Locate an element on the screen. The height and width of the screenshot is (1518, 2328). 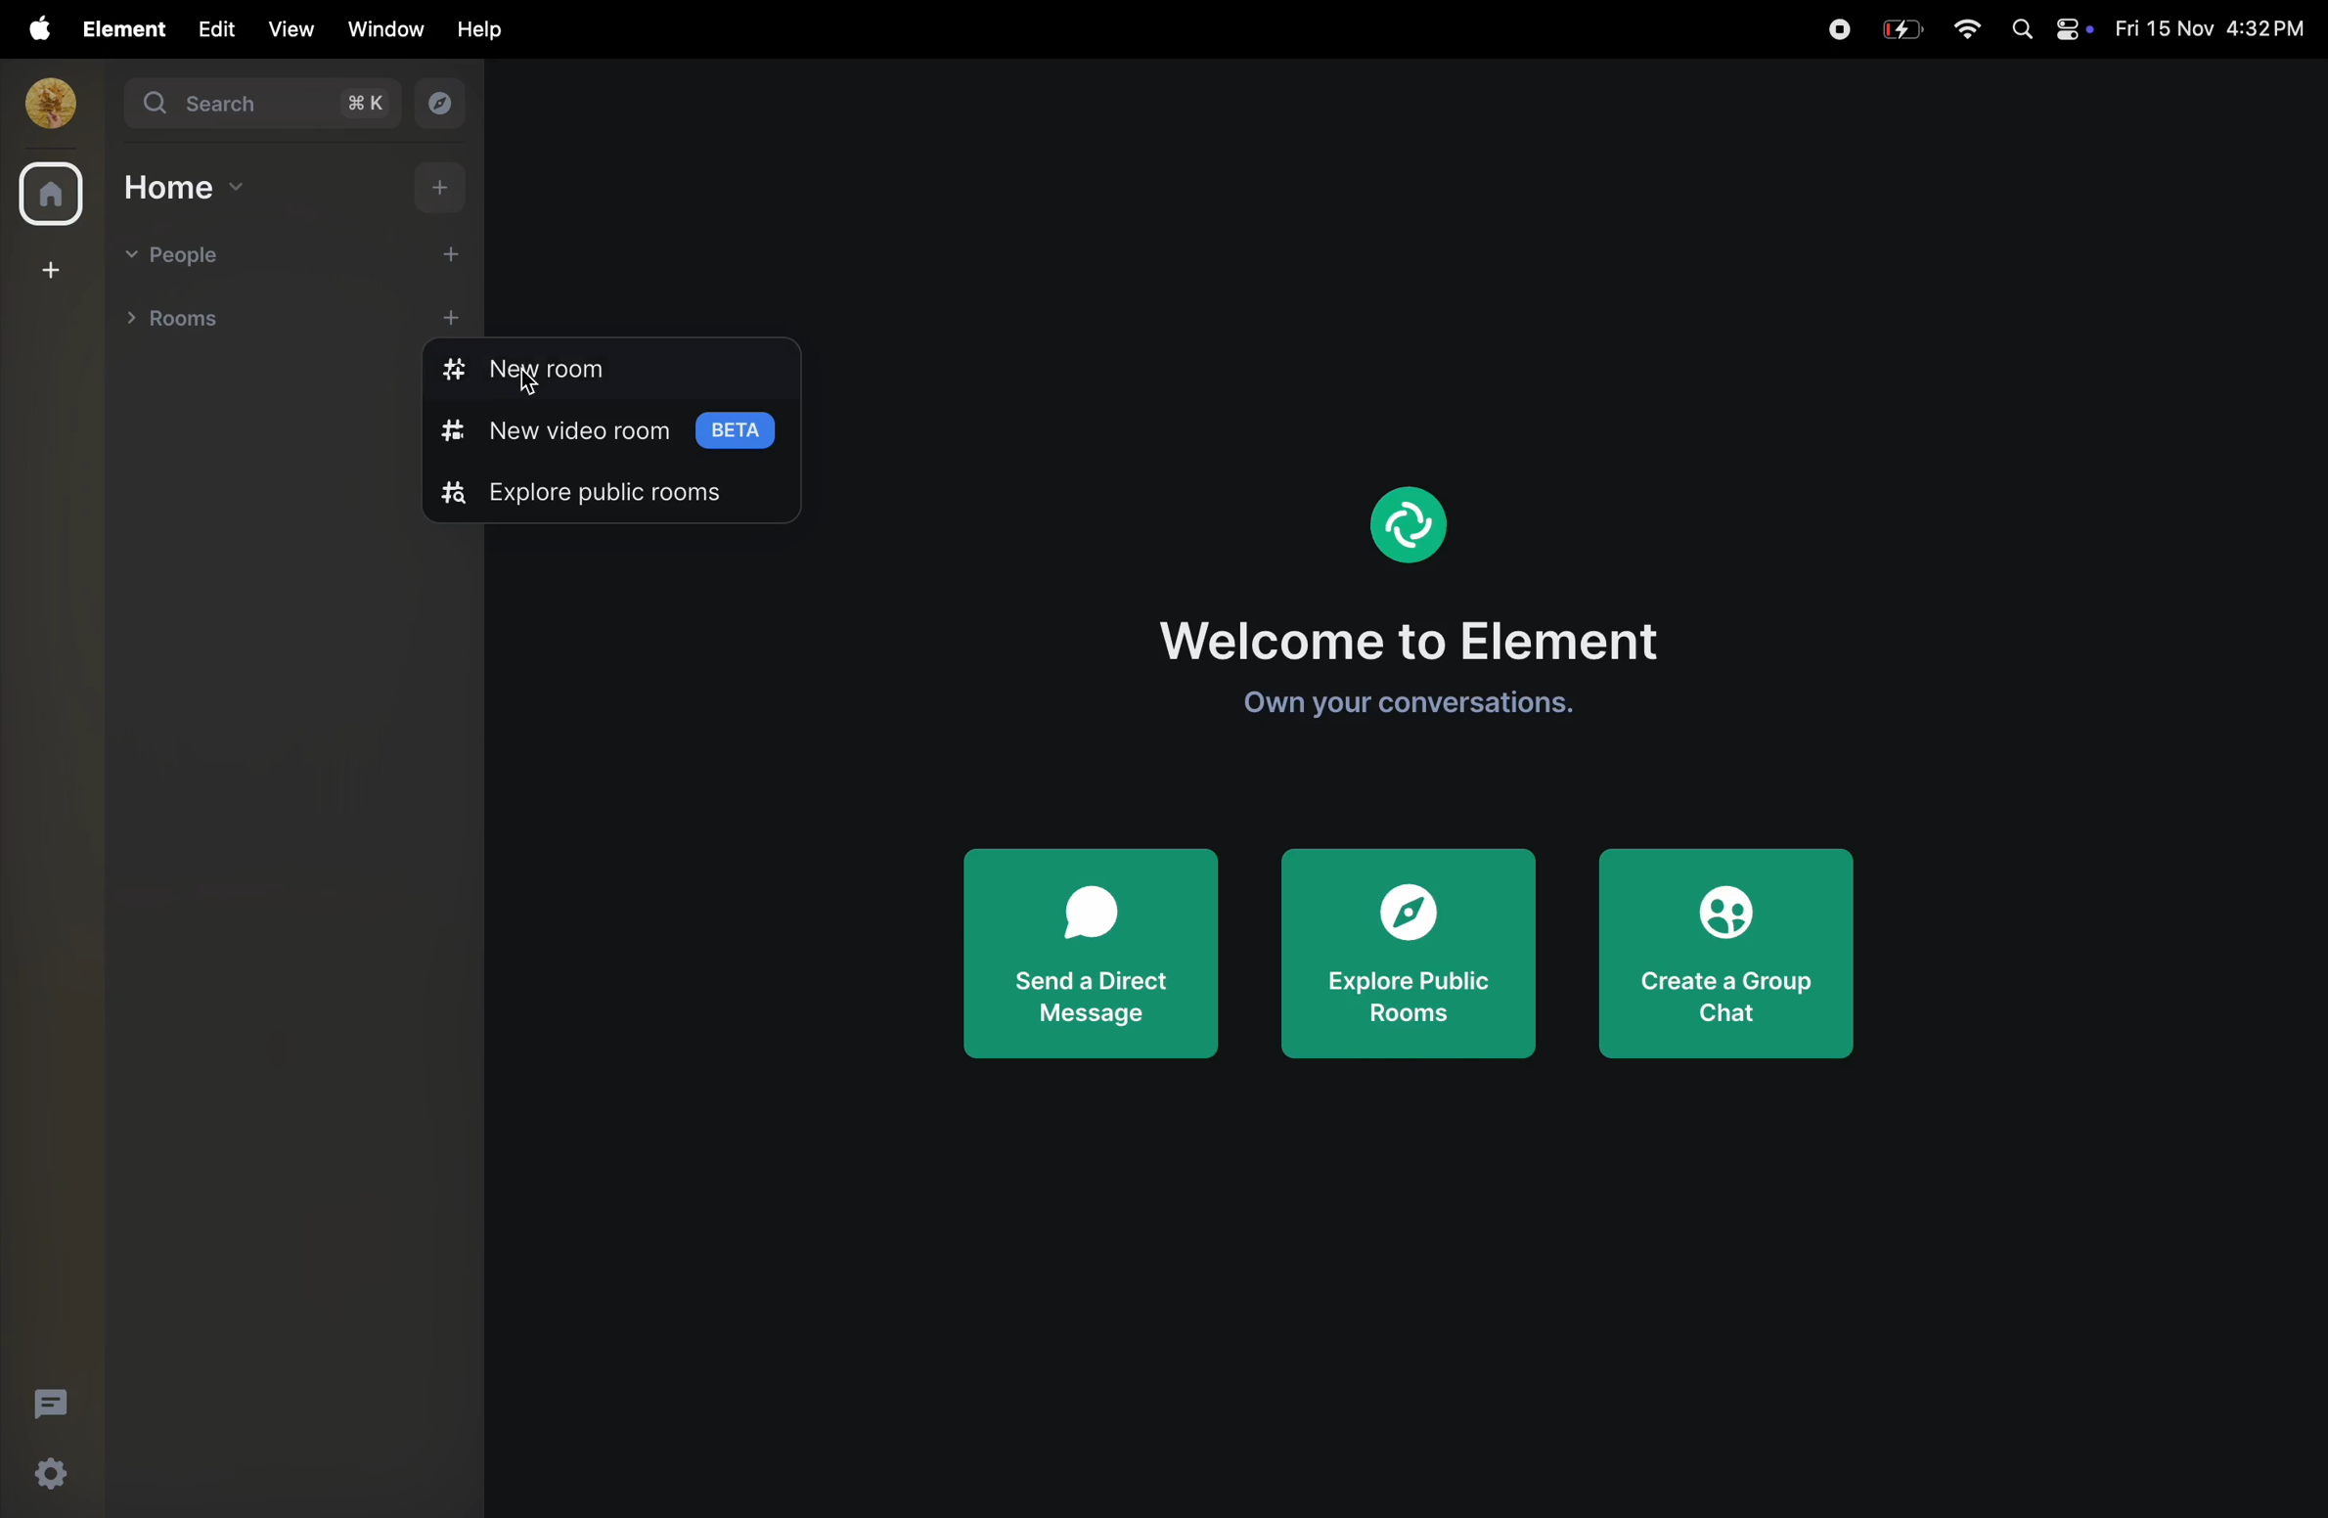
battery is located at coordinates (1903, 27).